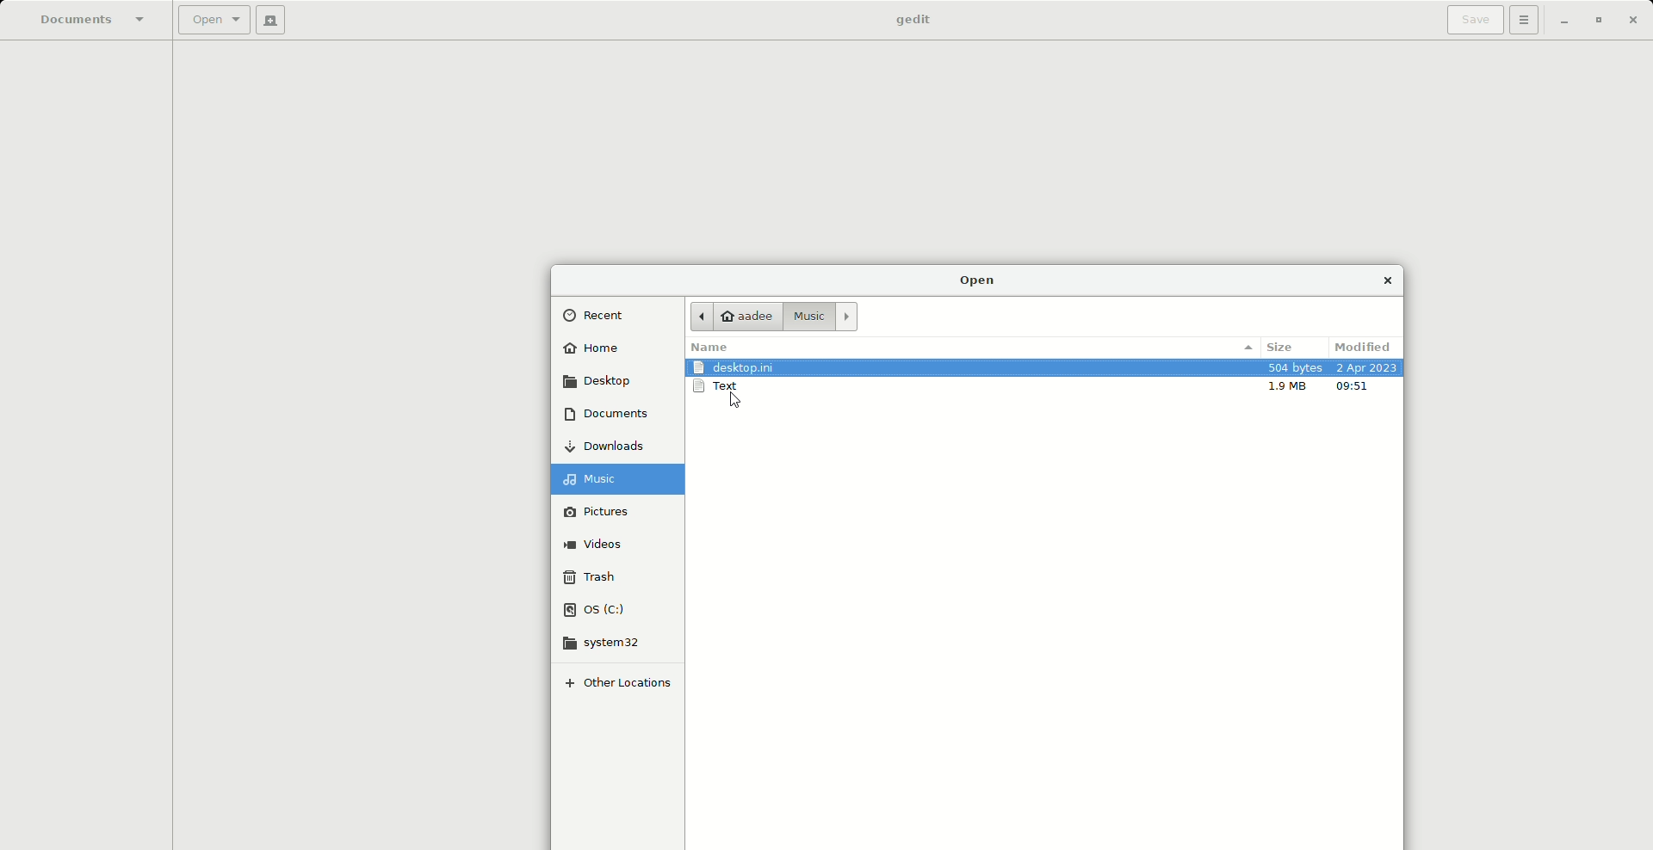 This screenshot has height=850, width=1653. Describe the element at coordinates (1289, 389) in the screenshot. I see `1.9 MB` at that location.